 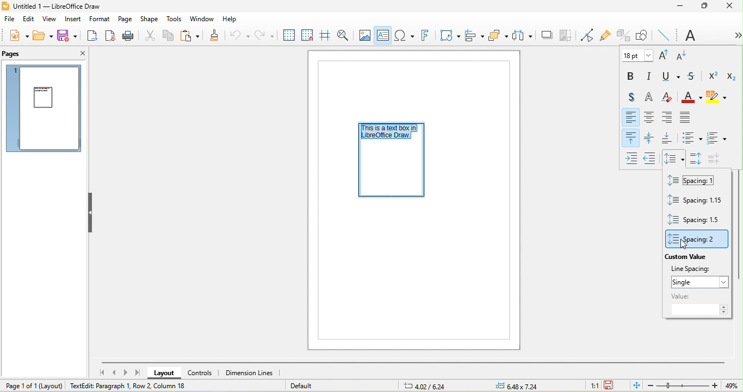 I want to click on snap to grid, so click(x=306, y=36).